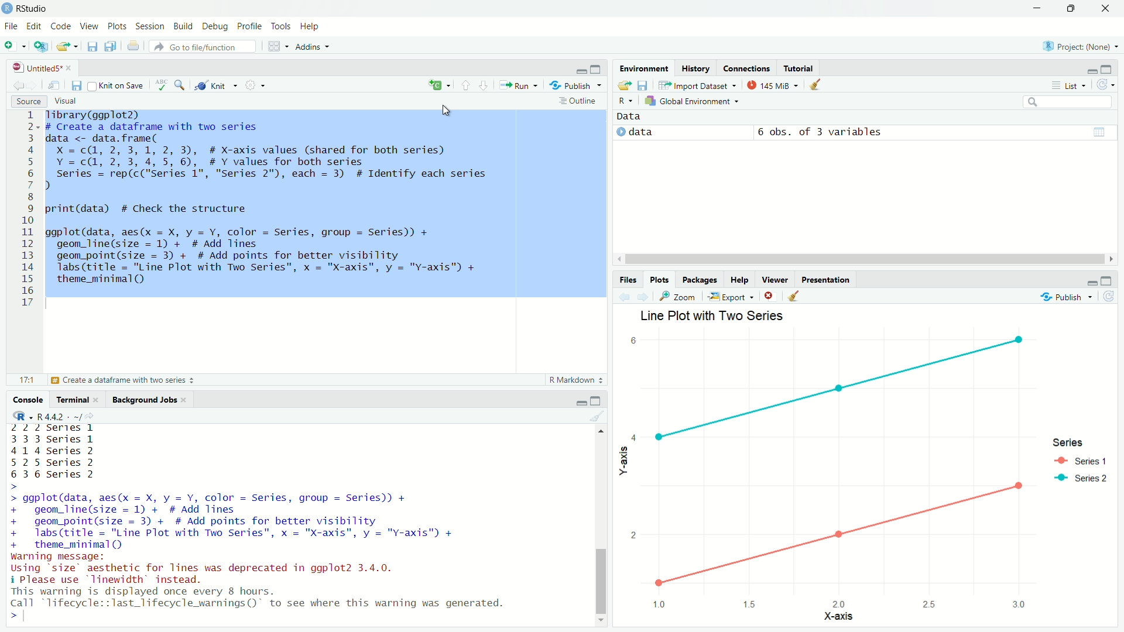 The height and width of the screenshot is (632, 1124). Describe the element at coordinates (643, 296) in the screenshot. I see `Go forward to the next source selection` at that location.